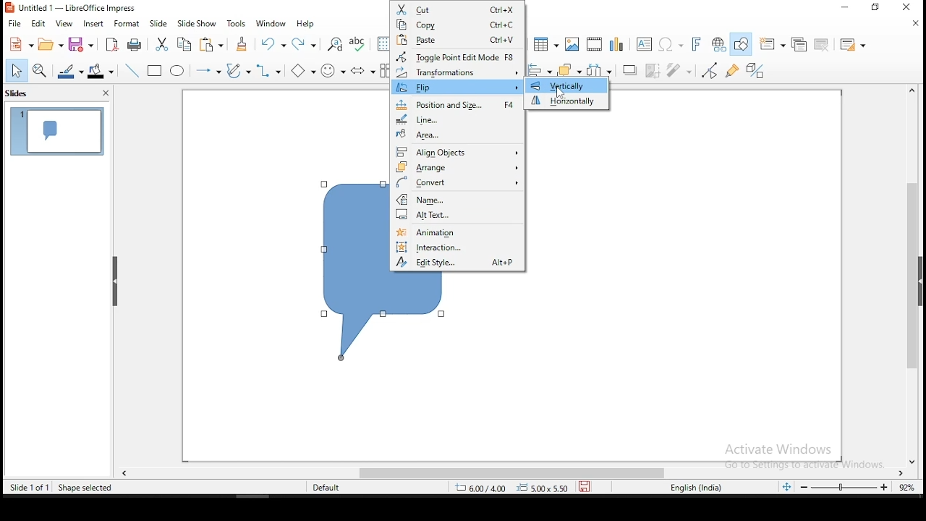  What do you see at coordinates (645, 45) in the screenshot?
I see `text box` at bounding box center [645, 45].